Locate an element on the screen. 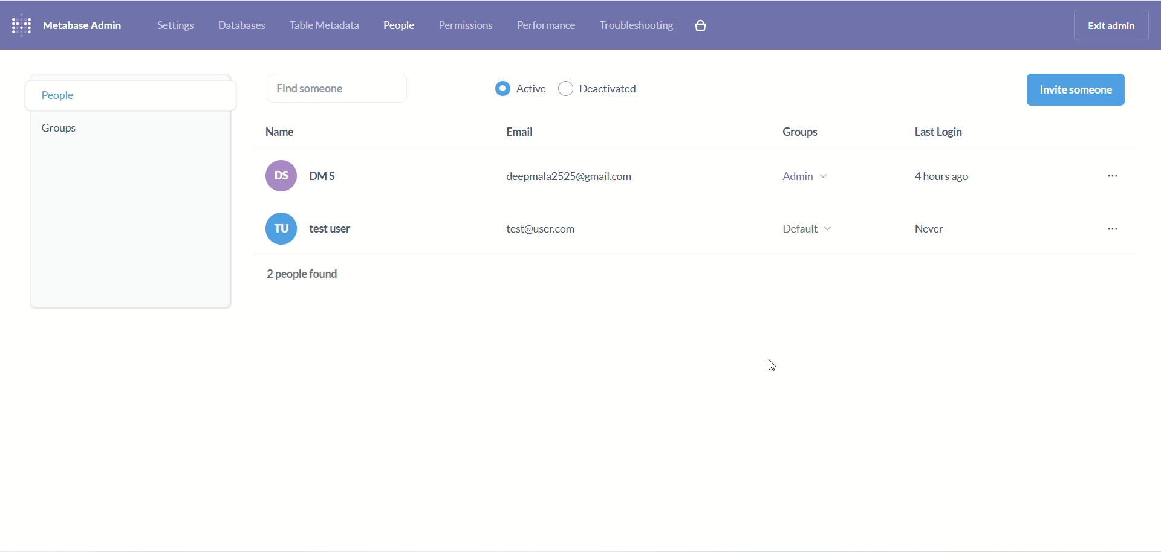 This screenshot has width=1161, height=552. people is located at coordinates (405, 25).